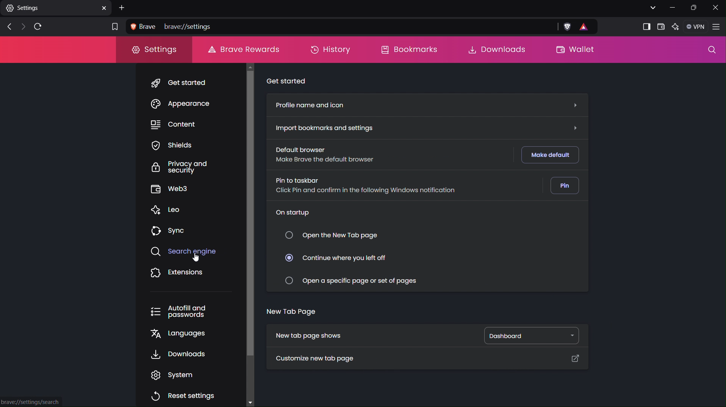 This screenshot has width=726, height=407. Describe the element at coordinates (695, 8) in the screenshot. I see `Maximize` at that location.